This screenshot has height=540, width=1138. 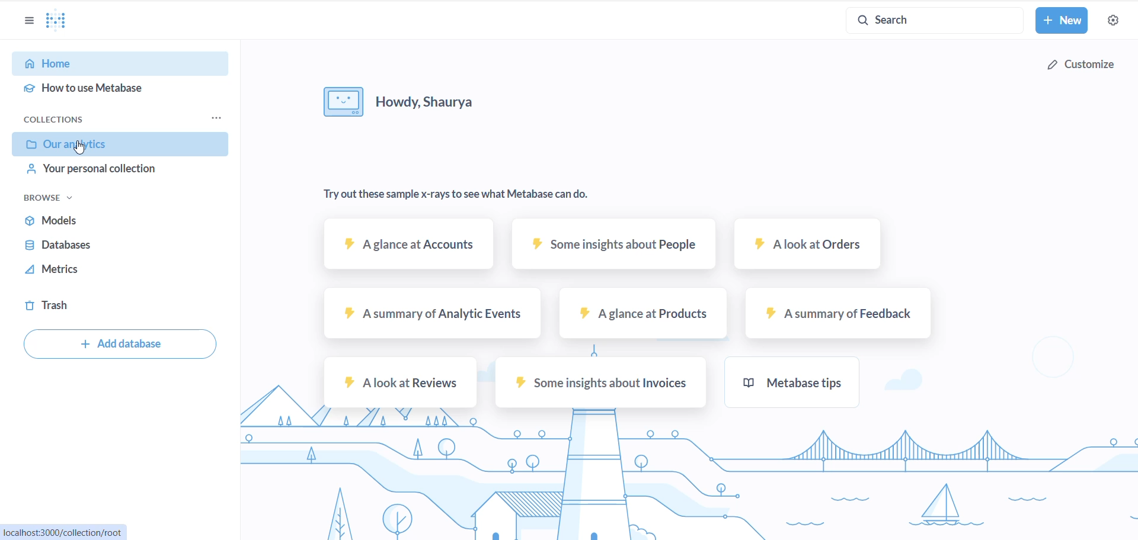 I want to click on Howdy,Shaurya, so click(x=440, y=99).